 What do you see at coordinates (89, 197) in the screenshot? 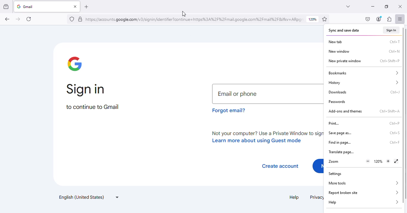
I see `language` at bounding box center [89, 197].